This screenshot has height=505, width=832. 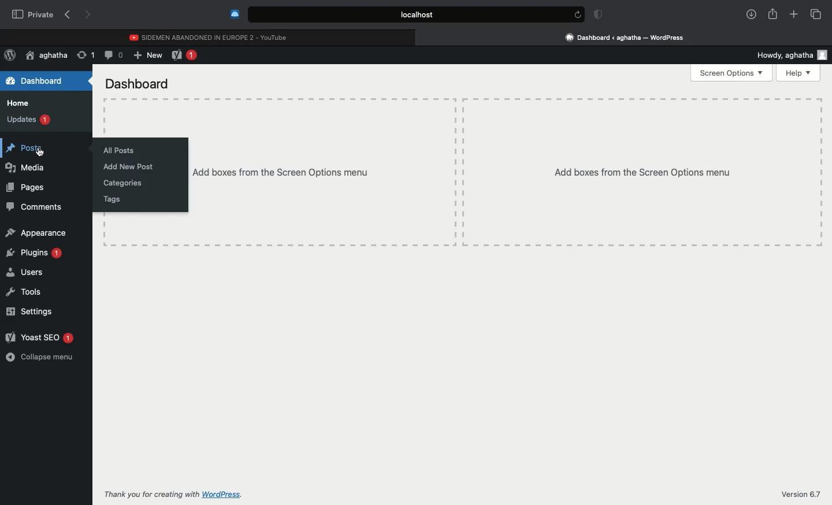 What do you see at coordinates (148, 56) in the screenshot?
I see `New` at bounding box center [148, 56].